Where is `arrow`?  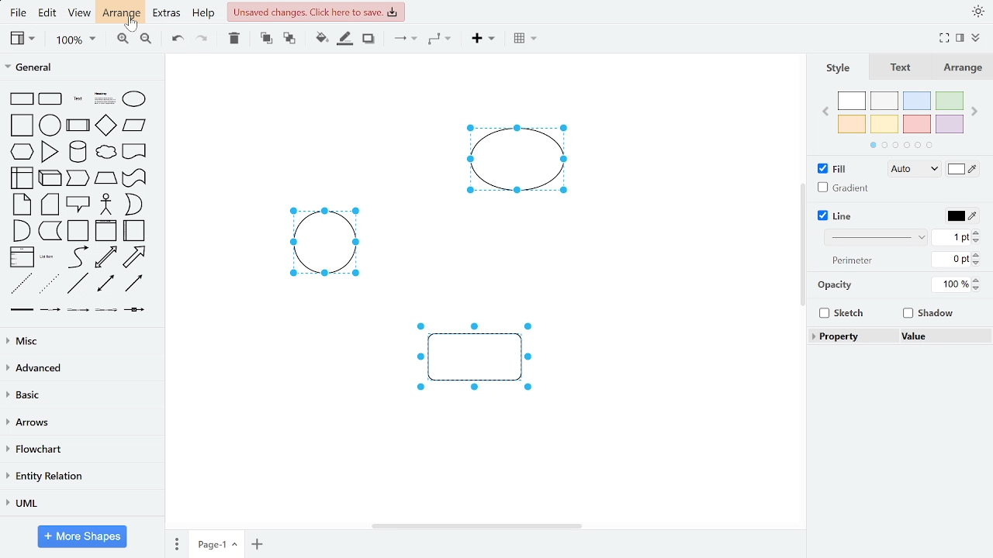
arrow is located at coordinates (135, 257).